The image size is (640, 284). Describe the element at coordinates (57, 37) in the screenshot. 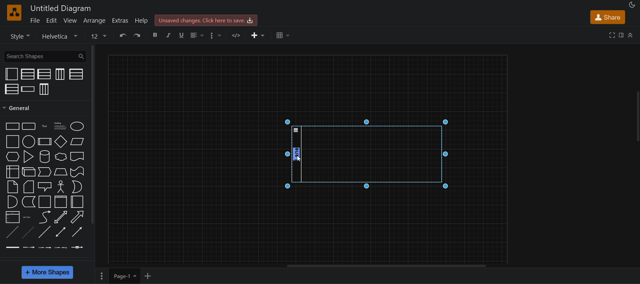

I see `helvetica` at that location.